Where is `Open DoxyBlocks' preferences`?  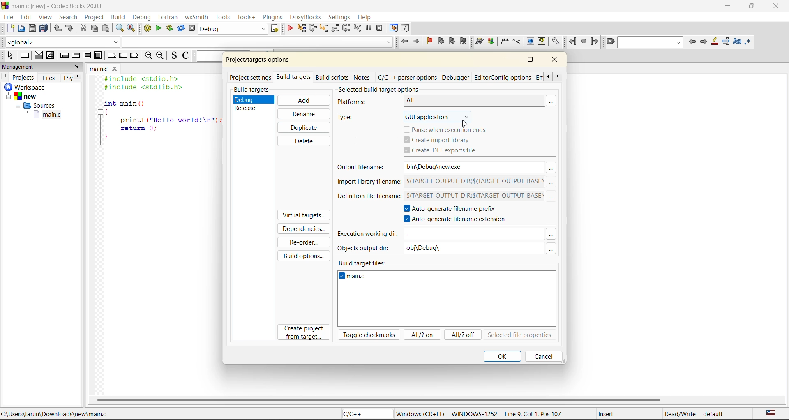 Open DoxyBlocks' preferences is located at coordinates (555, 42).